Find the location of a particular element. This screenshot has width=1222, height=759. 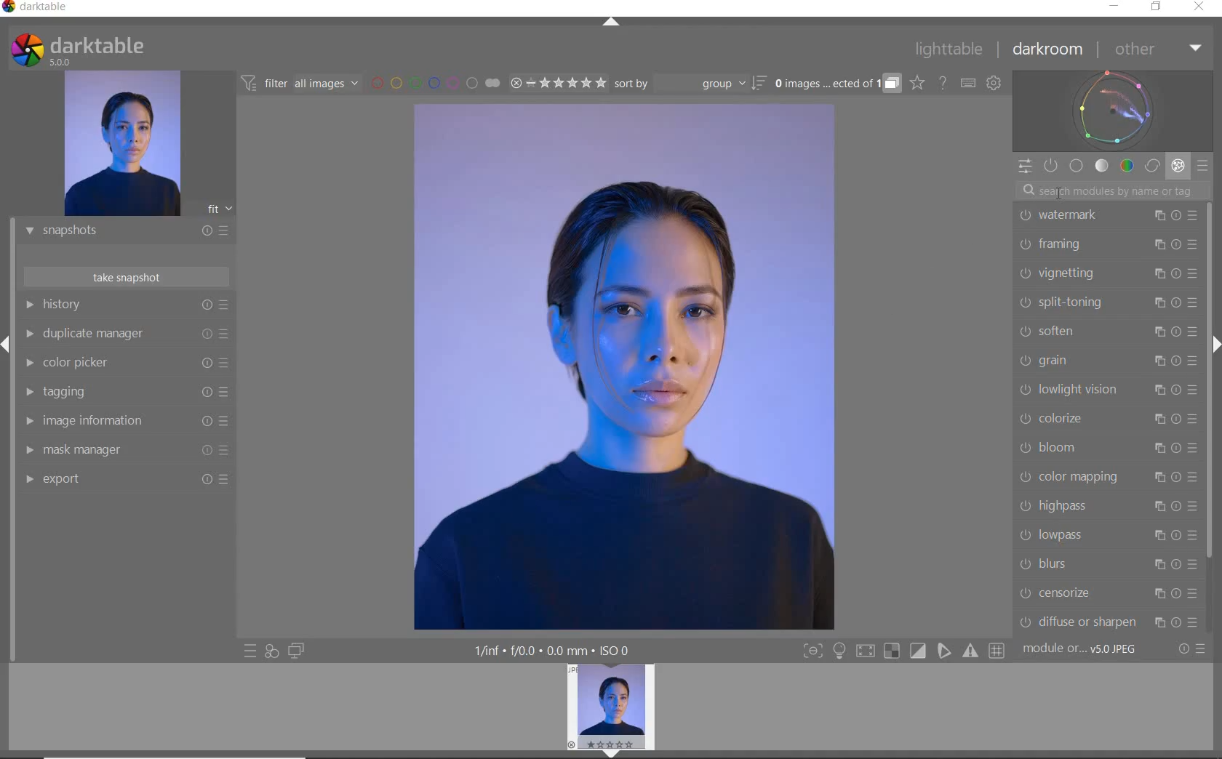

OTHER is located at coordinates (1157, 50).